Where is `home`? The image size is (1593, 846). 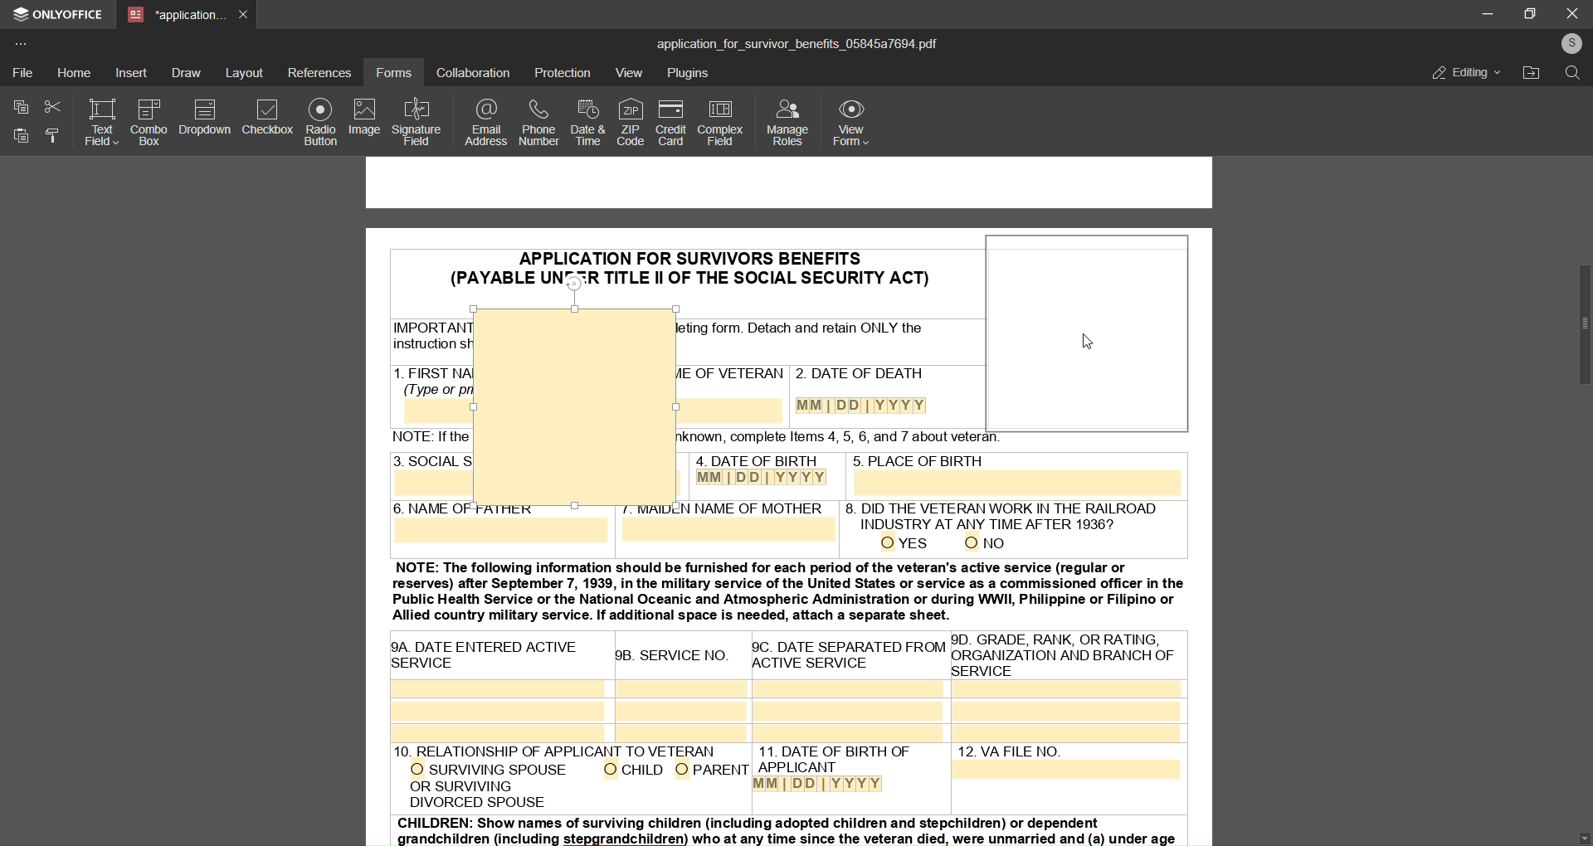
home is located at coordinates (75, 72).